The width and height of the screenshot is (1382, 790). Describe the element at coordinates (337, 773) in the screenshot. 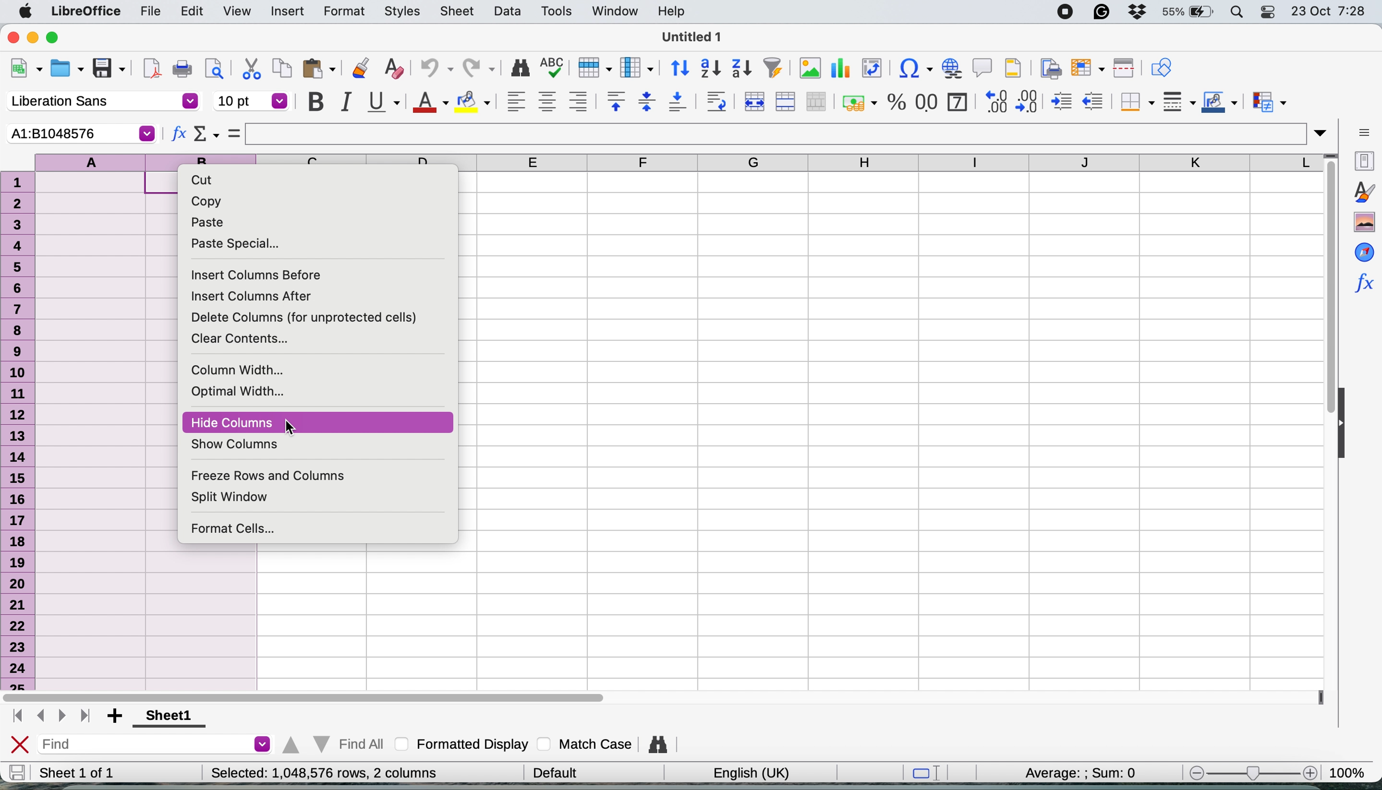

I see `Selected: 1,048,576 rows, 2 columns` at that location.